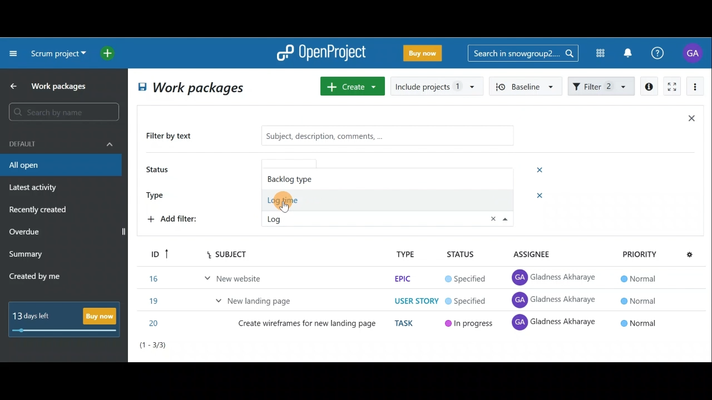 The image size is (712, 400). I want to click on Buy now, so click(68, 319).